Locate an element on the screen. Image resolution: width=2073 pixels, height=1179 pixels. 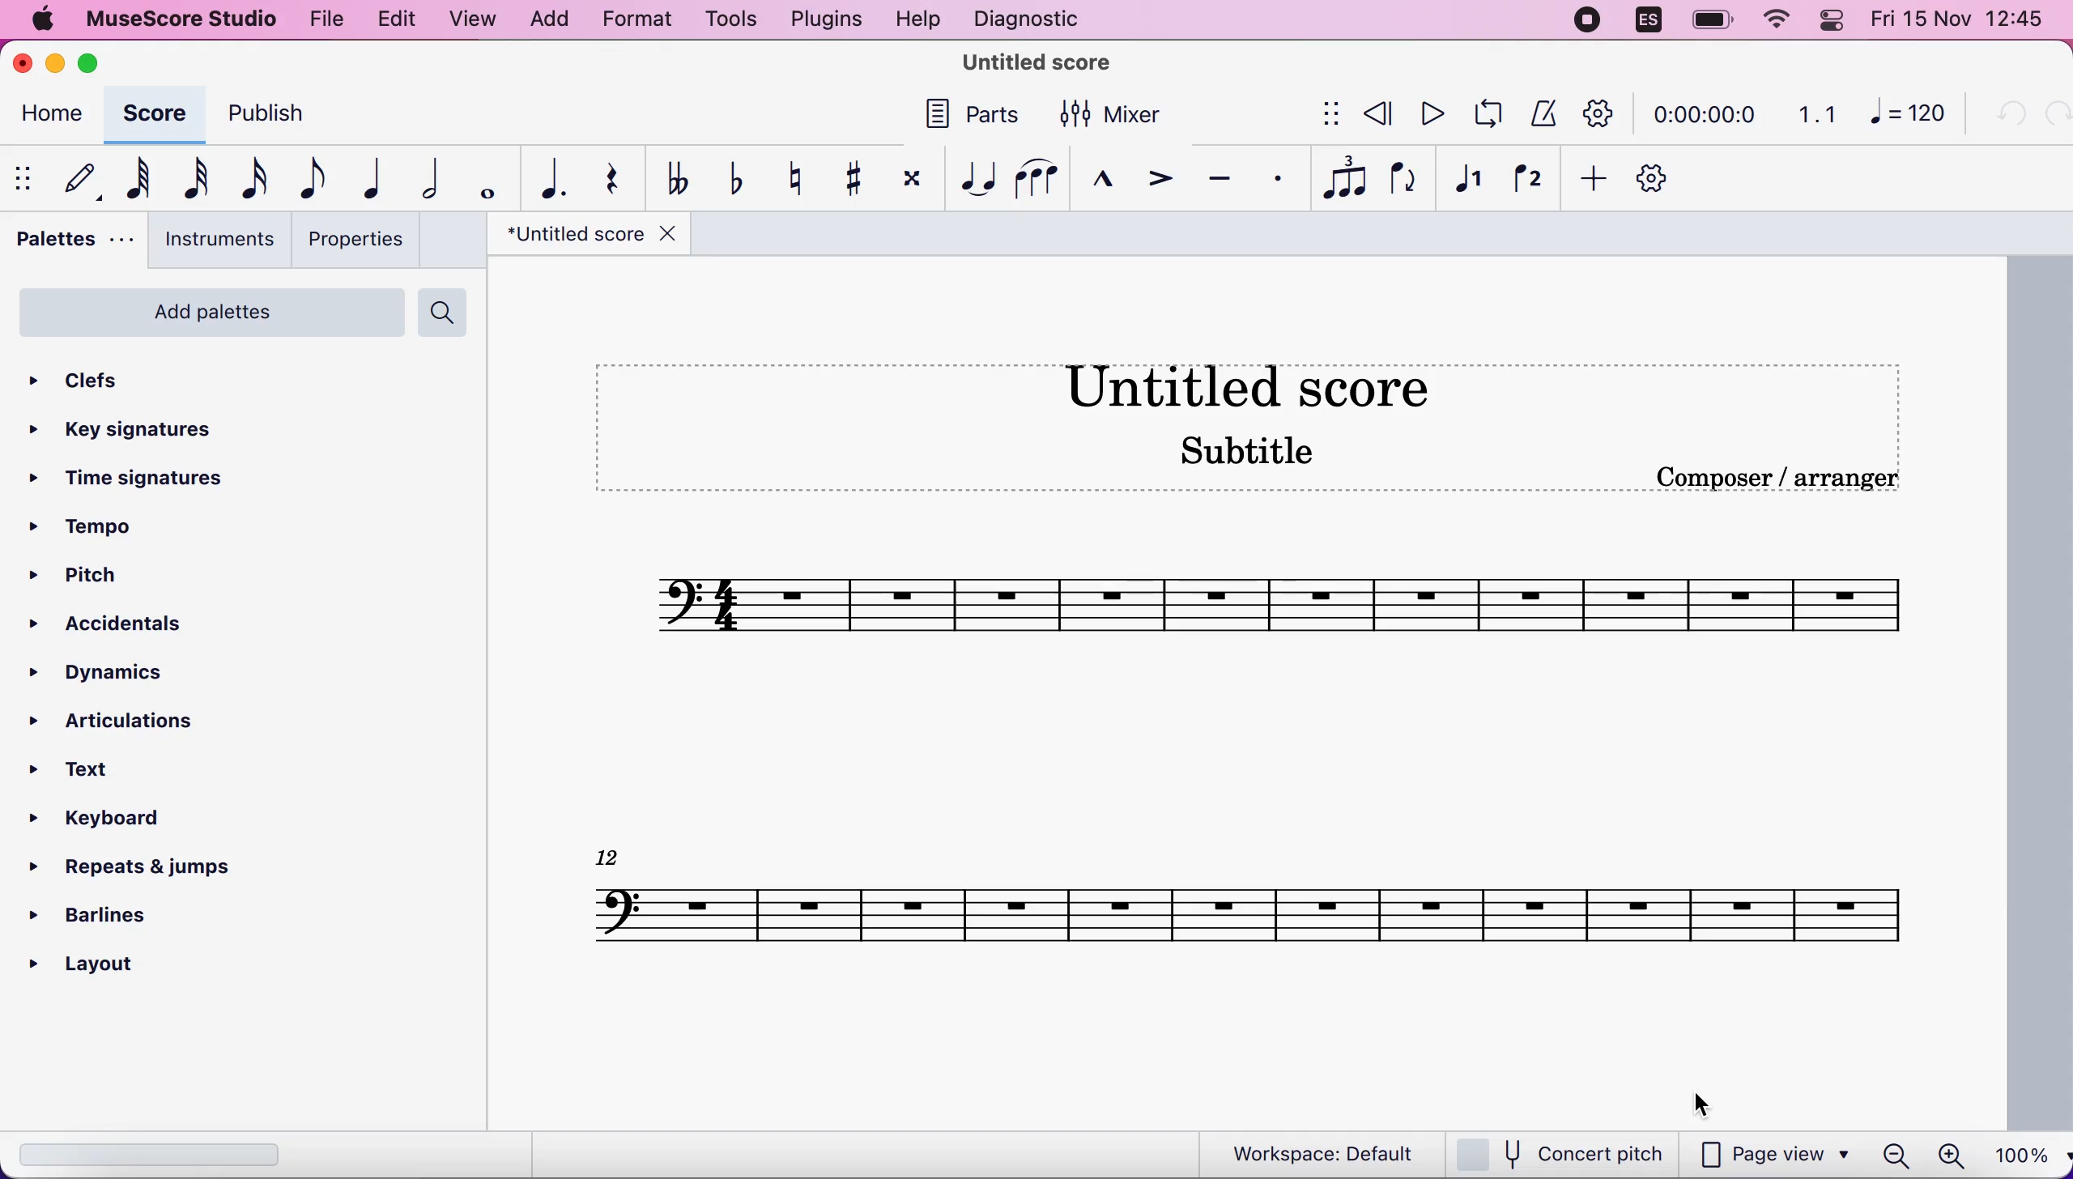
toggle double flat is located at coordinates (669, 177).